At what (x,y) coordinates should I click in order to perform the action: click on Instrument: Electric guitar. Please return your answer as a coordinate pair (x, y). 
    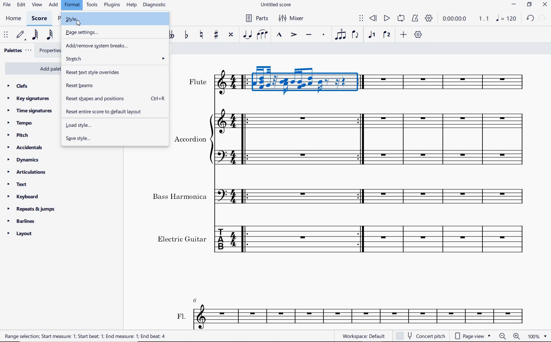
    Looking at the image, I should click on (343, 239).